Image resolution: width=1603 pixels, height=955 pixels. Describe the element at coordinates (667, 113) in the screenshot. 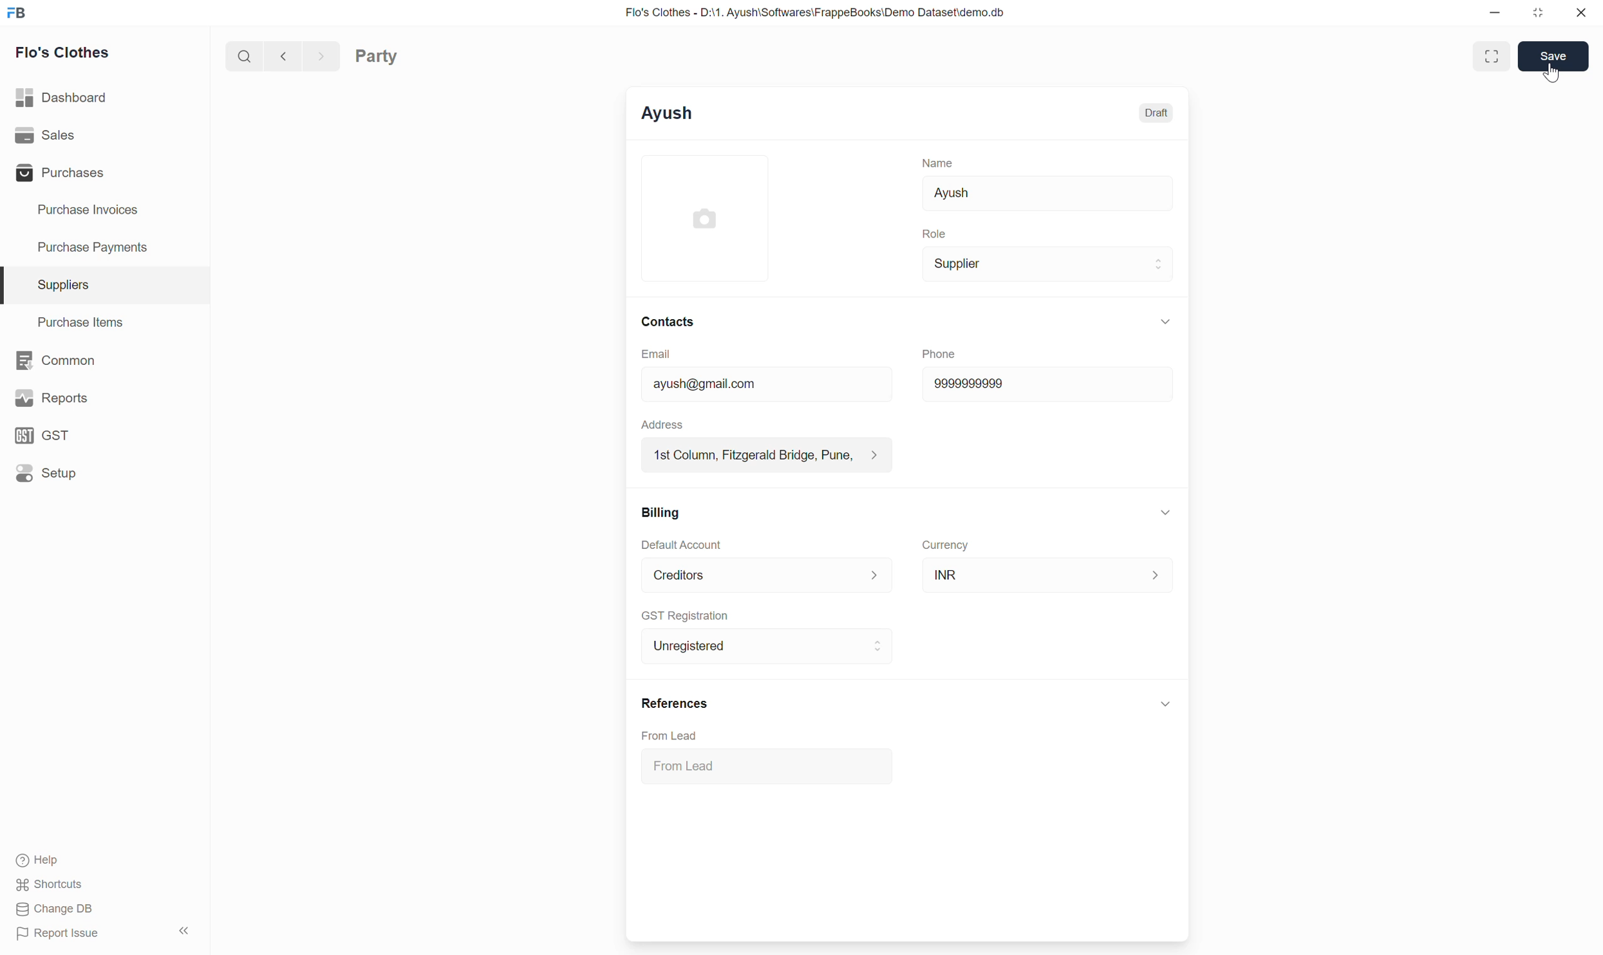

I see `Ayush` at that location.